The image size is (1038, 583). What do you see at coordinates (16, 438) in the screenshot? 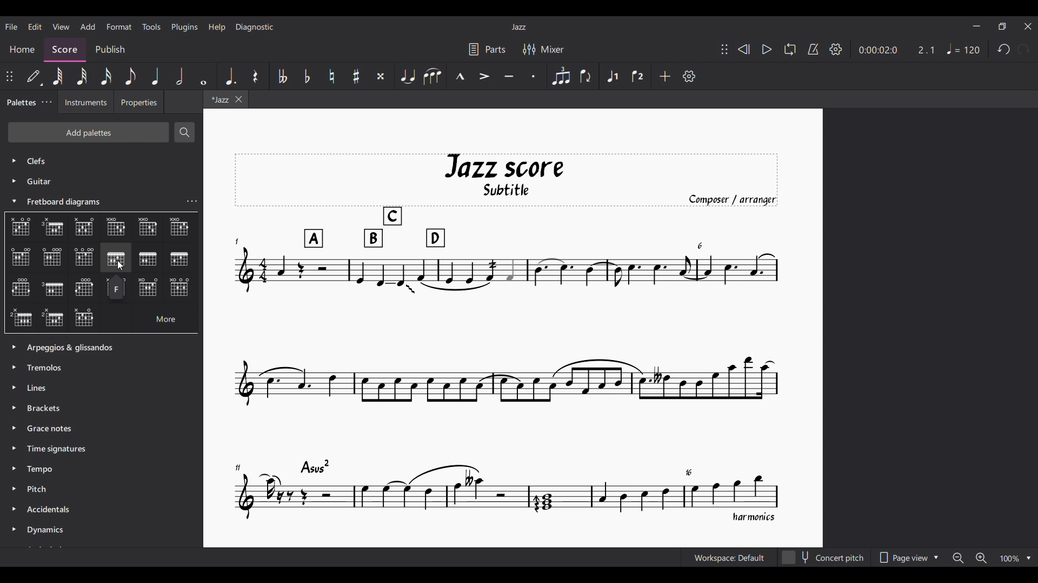
I see `Expand` at bounding box center [16, 438].